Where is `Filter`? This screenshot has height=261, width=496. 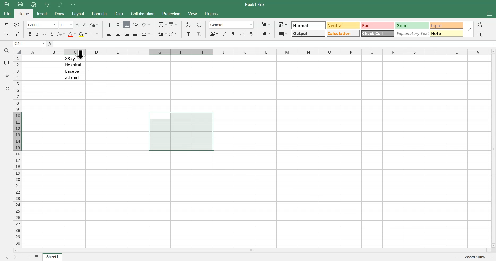
Filter is located at coordinates (189, 34).